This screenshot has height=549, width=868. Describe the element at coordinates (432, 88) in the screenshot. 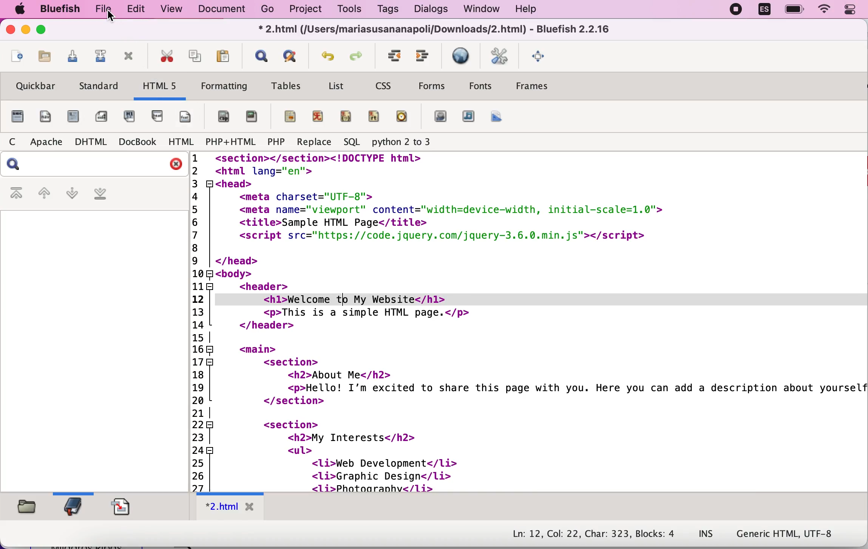

I see `forms` at that location.